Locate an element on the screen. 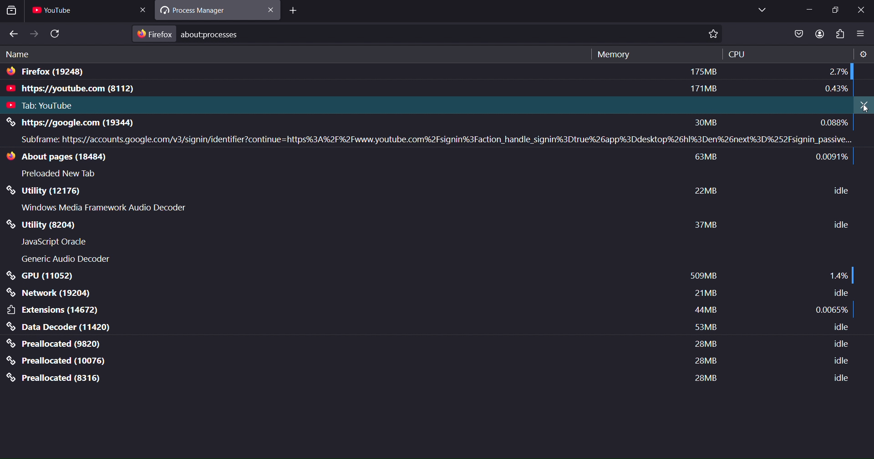 Image resolution: width=874 pixels, height=459 pixels. idle is located at coordinates (839, 224).